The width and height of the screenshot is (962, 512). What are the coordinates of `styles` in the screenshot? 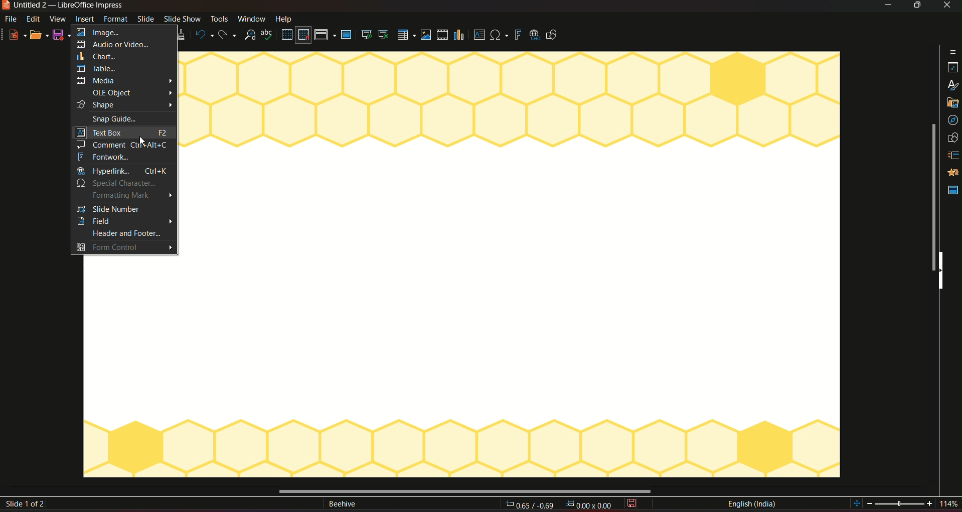 It's located at (952, 85).